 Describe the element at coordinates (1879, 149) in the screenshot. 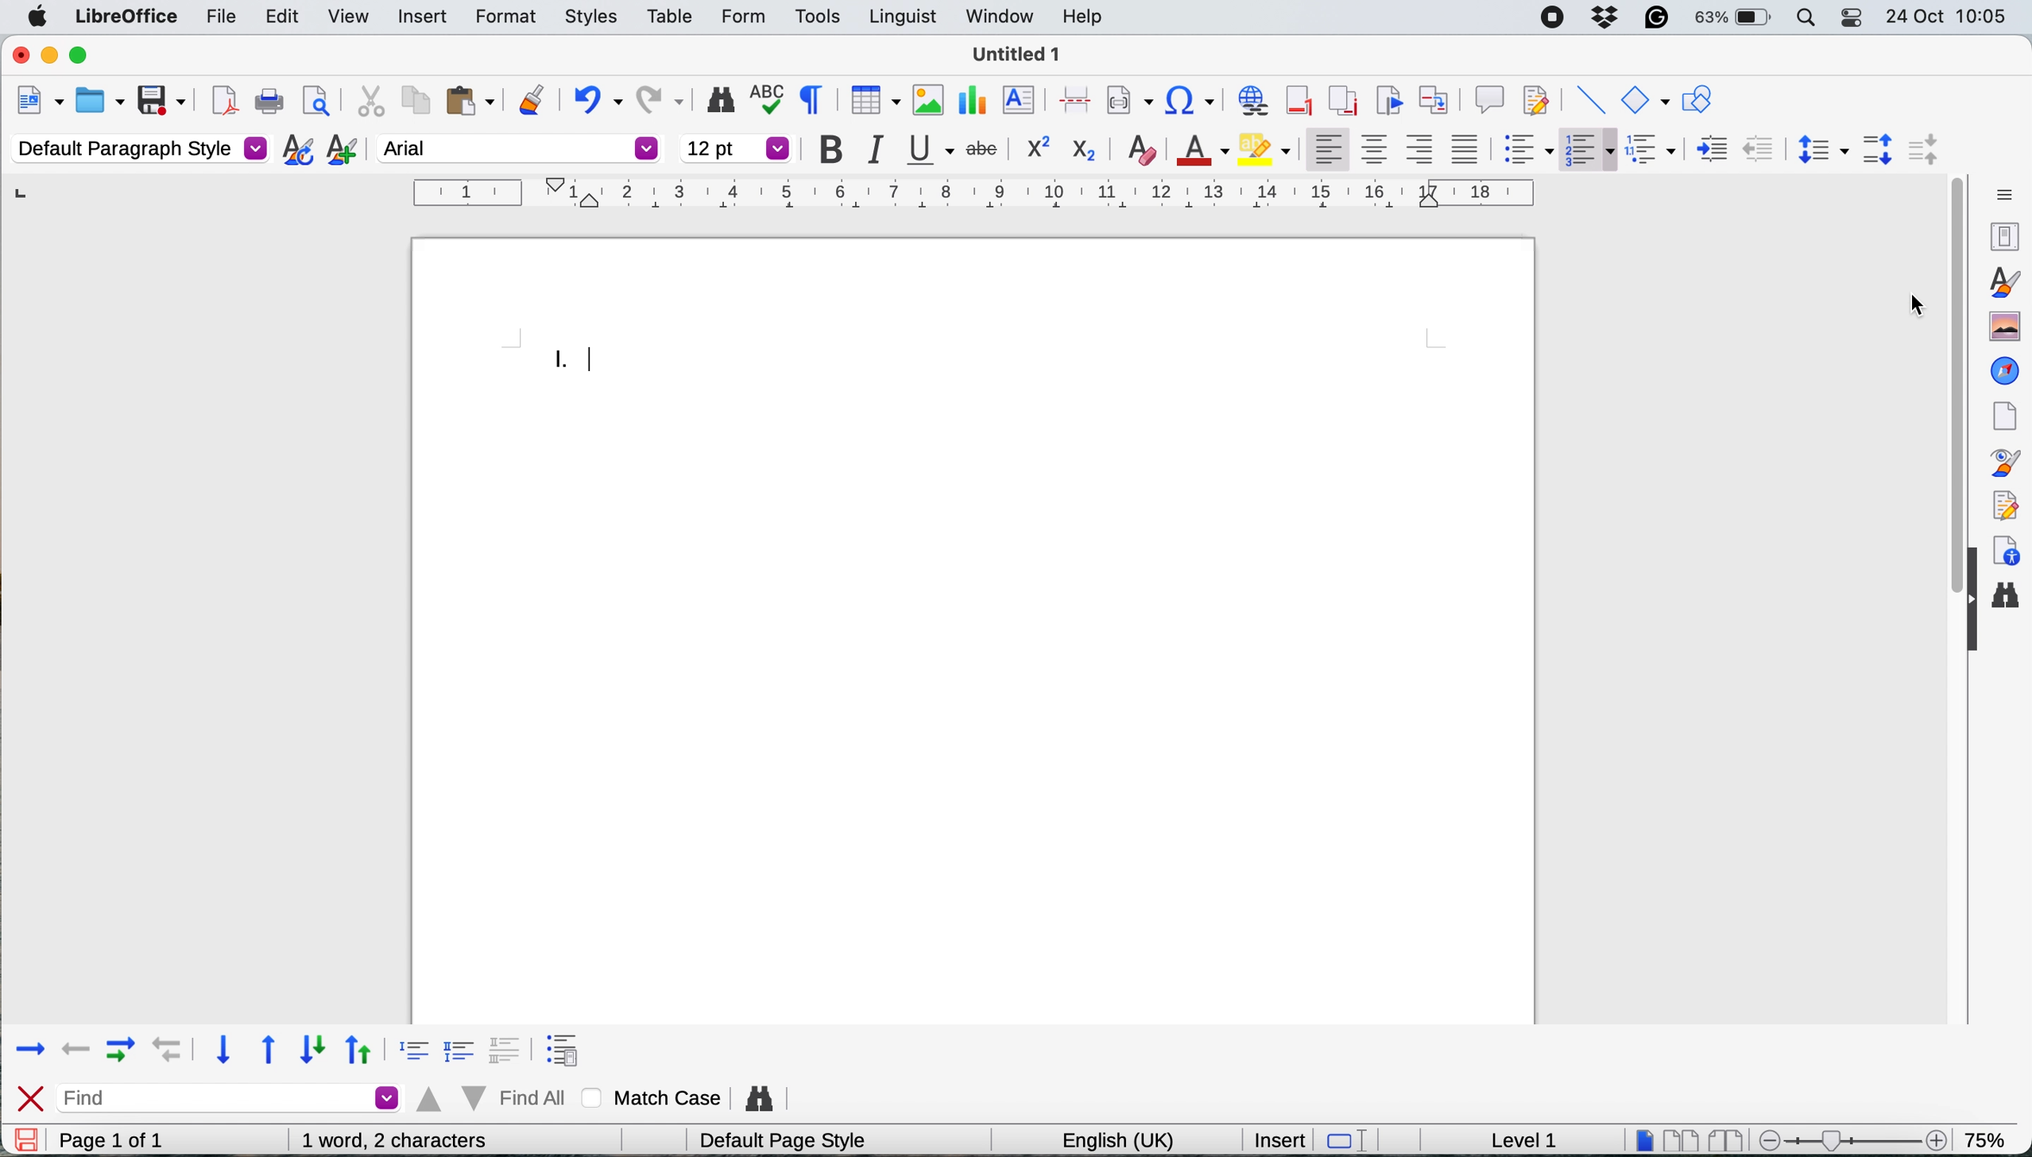

I see `increase paragraph spacing` at that location.